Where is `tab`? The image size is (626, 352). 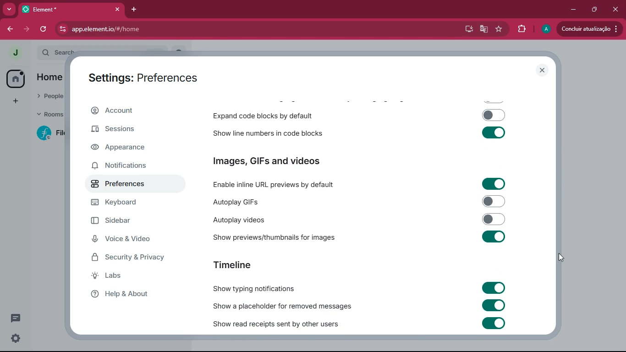 tab is located at coordinates (61, 10).